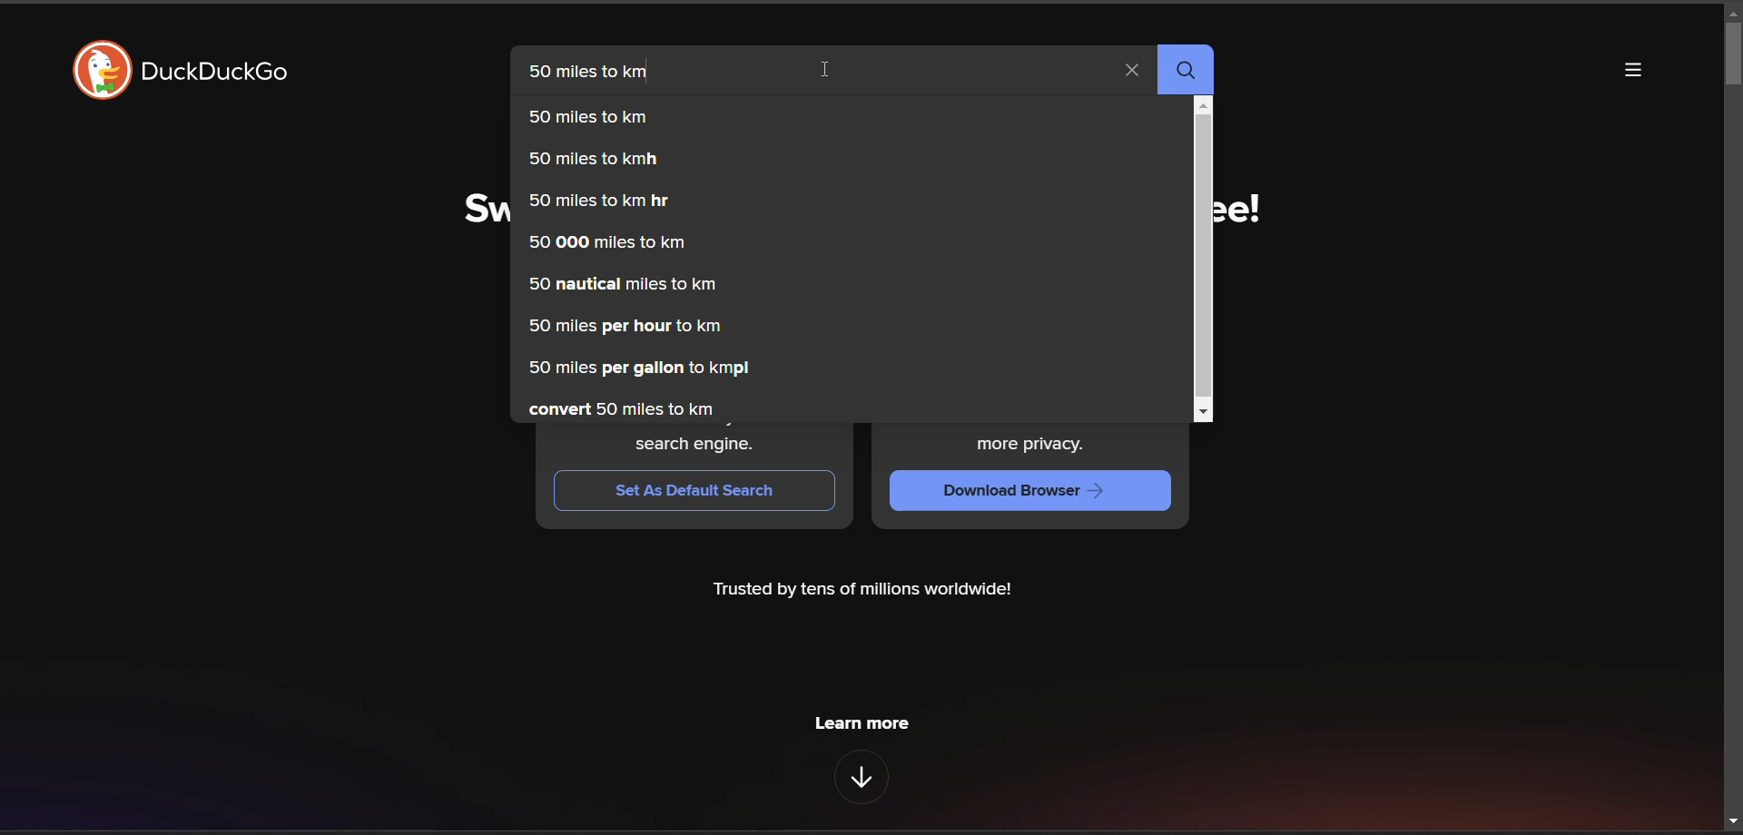  What do you see at coordinates (1732, 53) in the screenshot?
I see `vertical scroll bar` at bounding box center [1732, 53].